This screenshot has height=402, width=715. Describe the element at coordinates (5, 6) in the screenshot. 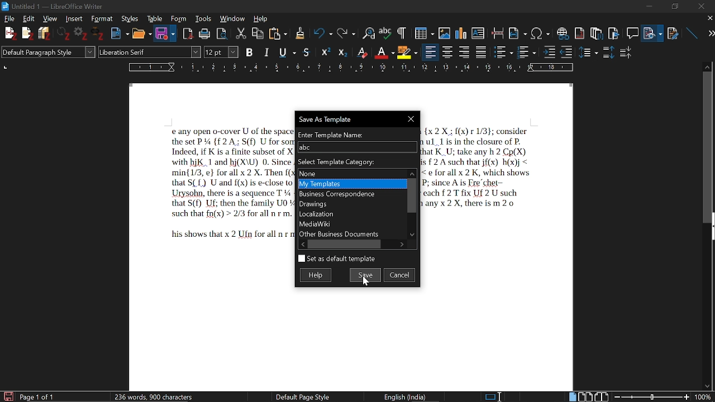

I see `LibewOffice Writer` at that location.